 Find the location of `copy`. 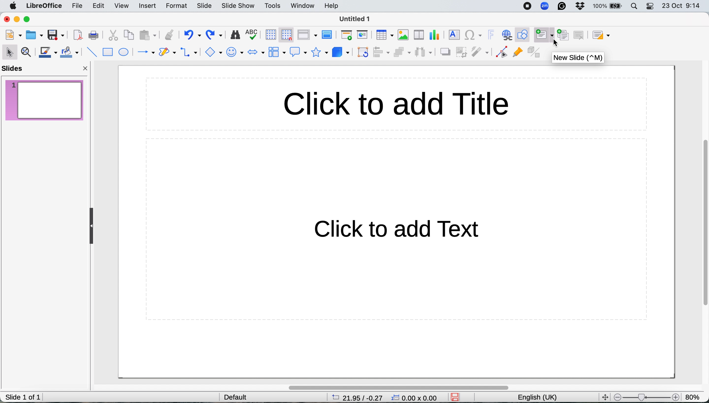

copy is located at coordinates (129, 35).